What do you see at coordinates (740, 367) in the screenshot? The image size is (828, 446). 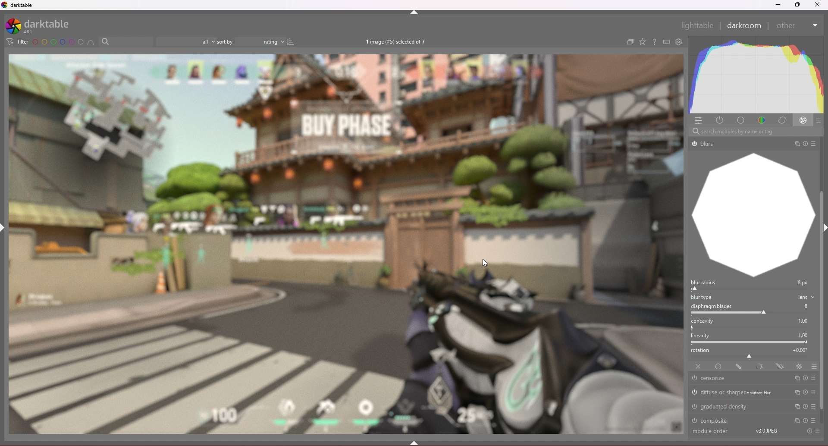 I see `drawn mask` at bounding box center [740, 367].